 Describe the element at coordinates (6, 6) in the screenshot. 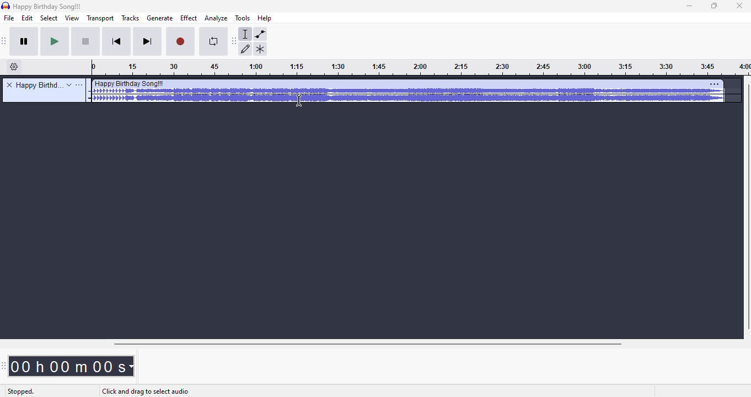

I see `logo` at that location.